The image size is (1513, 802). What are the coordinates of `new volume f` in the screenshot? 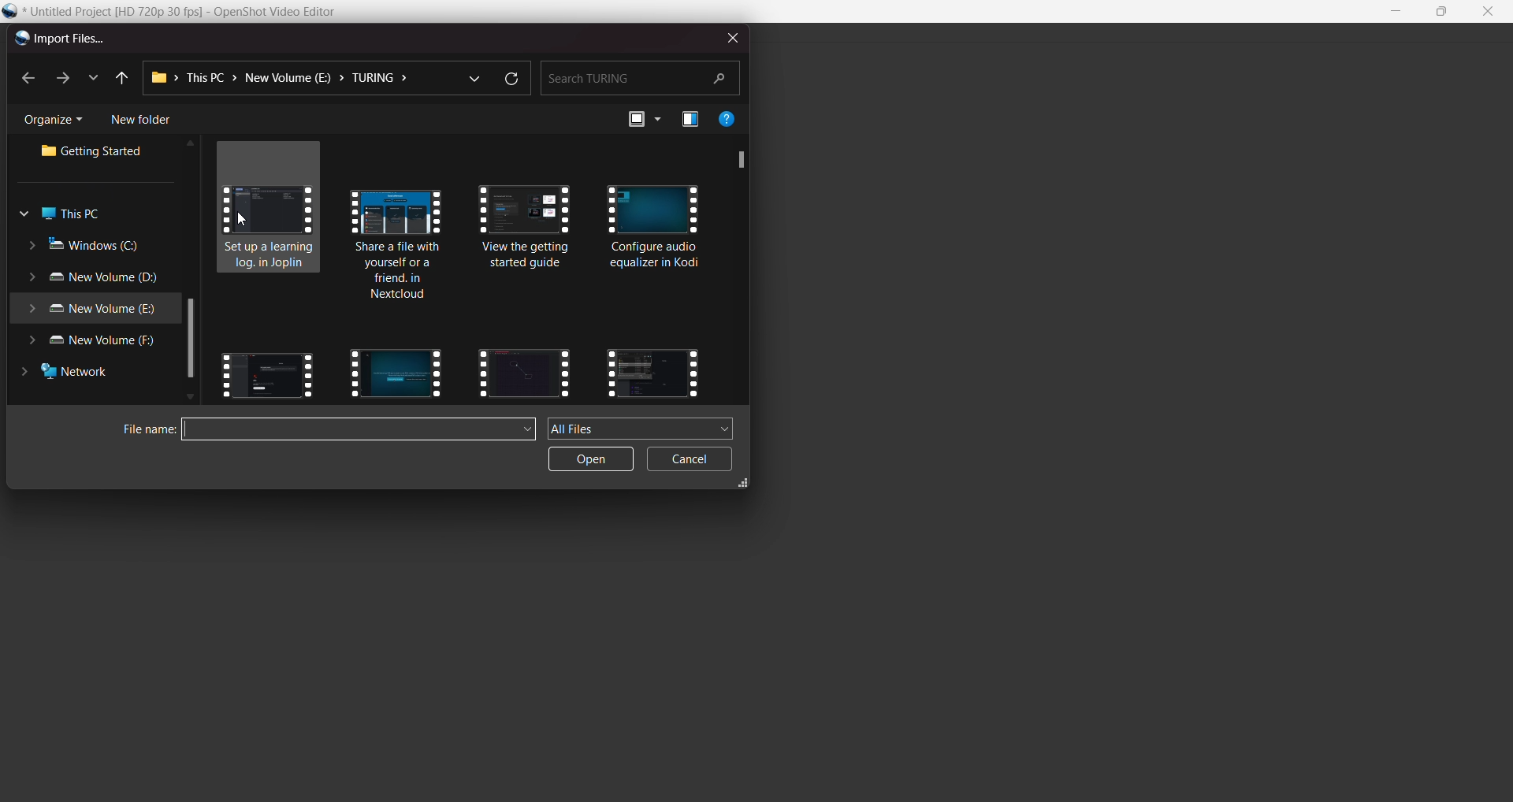 It's located at (98, 343).